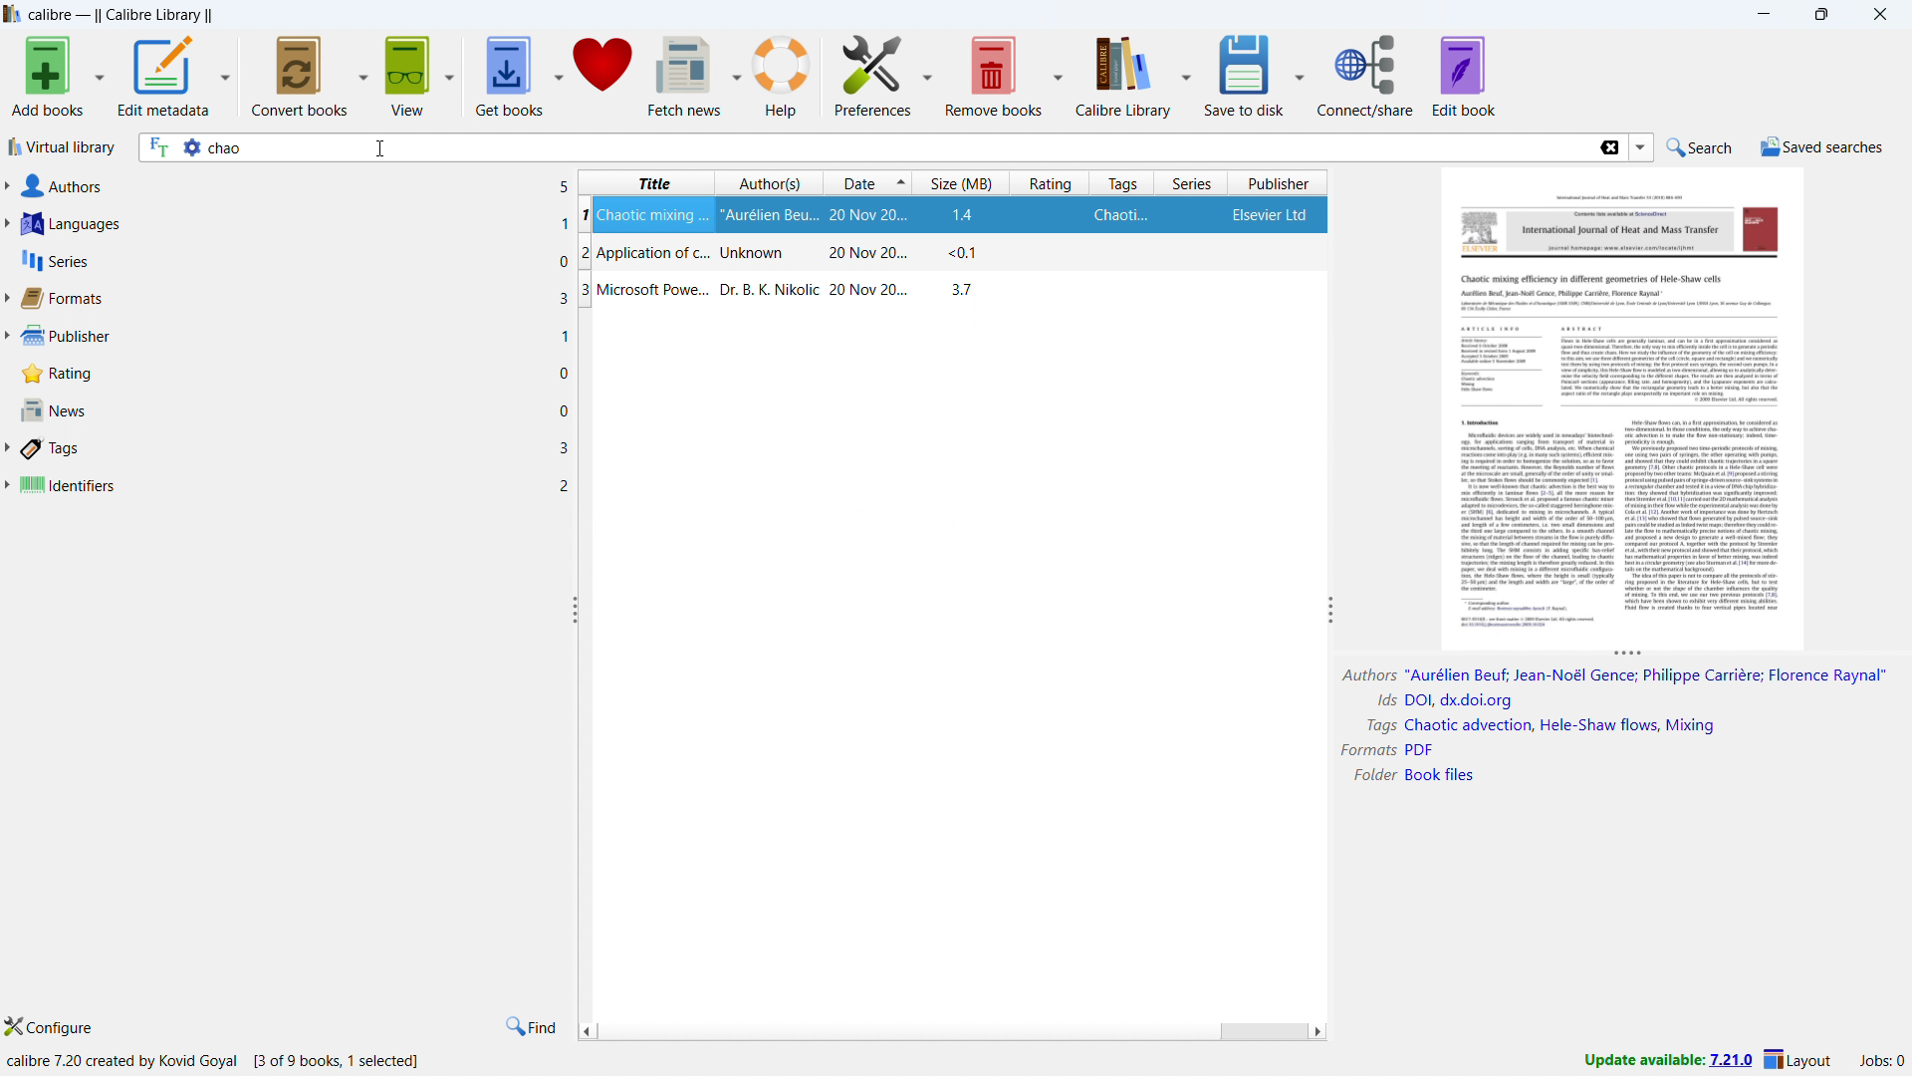 This screenshot has width=1912, height=1076. Describe the element at coordinates (121, 1059) in the screenshot. I see `calibre 7.20 created by kovid Goyal` at that location.